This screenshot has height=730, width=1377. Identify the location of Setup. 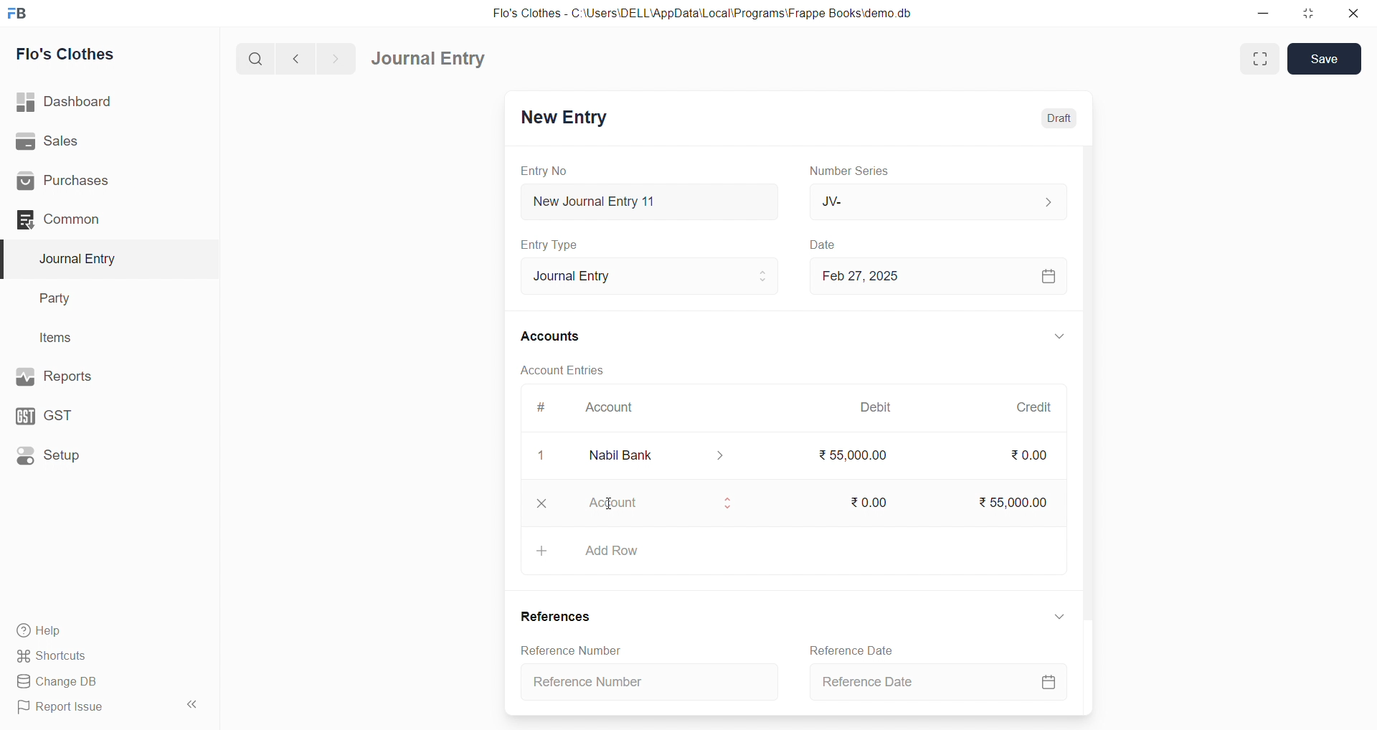
(82, 458).